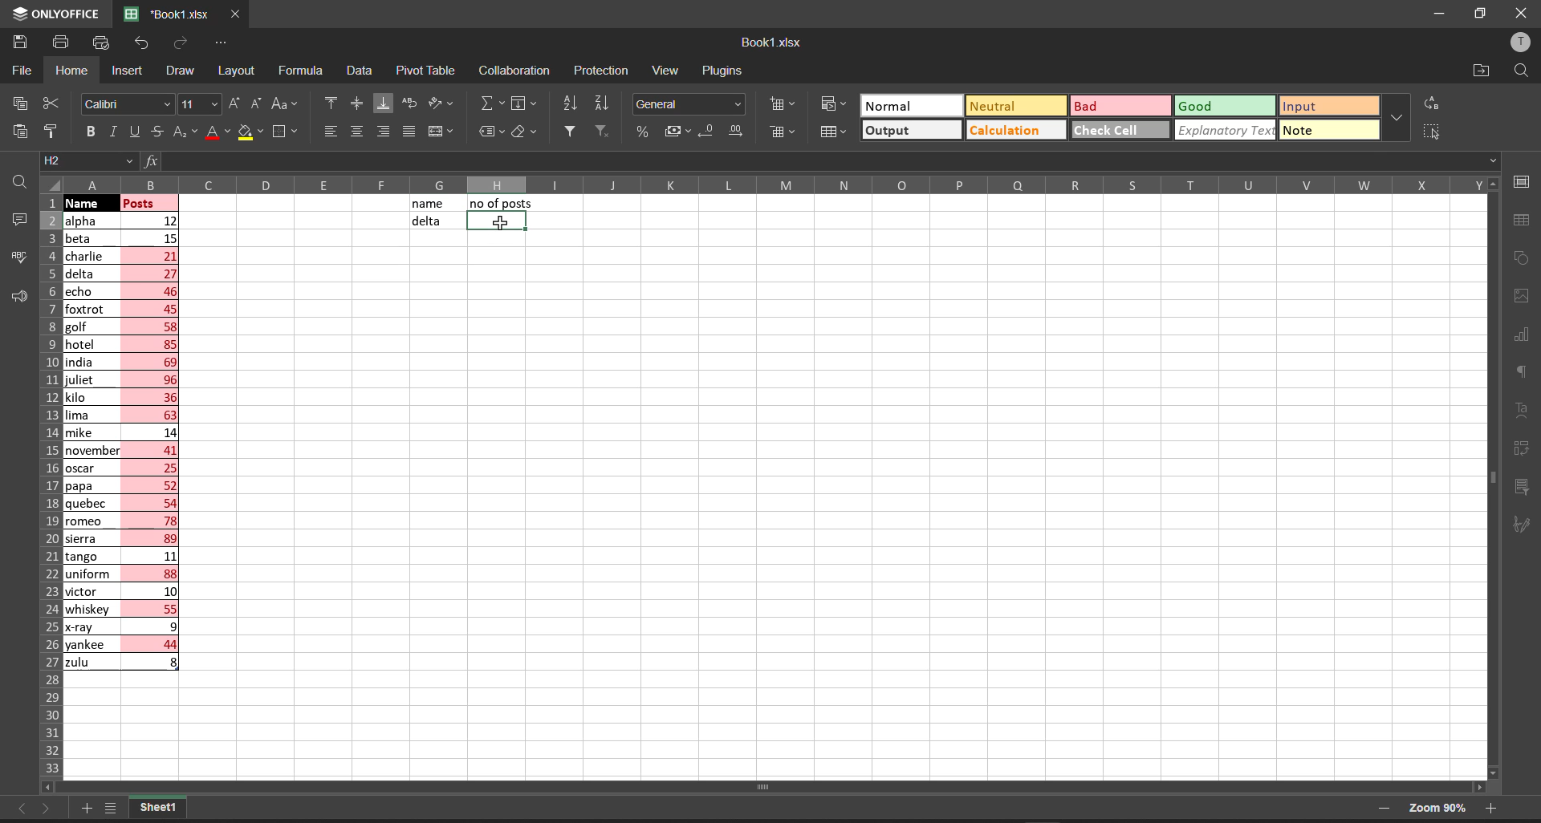 This screenshot has height=823, width=1541. What do you see at coordinates (90, 132) in the screenshot?
I see `bold` at bounding box center [90, 132].